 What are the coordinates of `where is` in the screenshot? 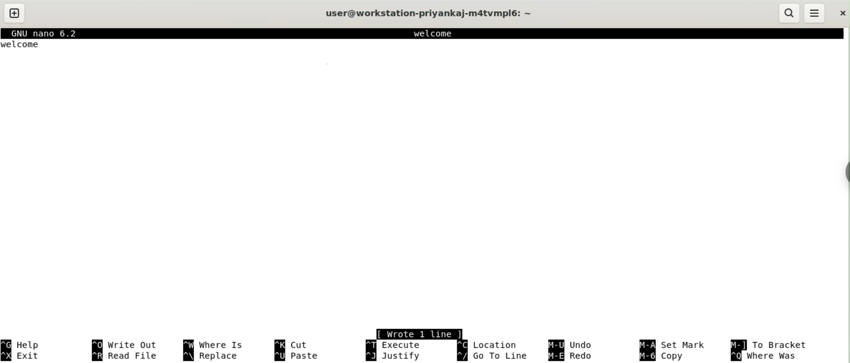 It's located at (212, 344).